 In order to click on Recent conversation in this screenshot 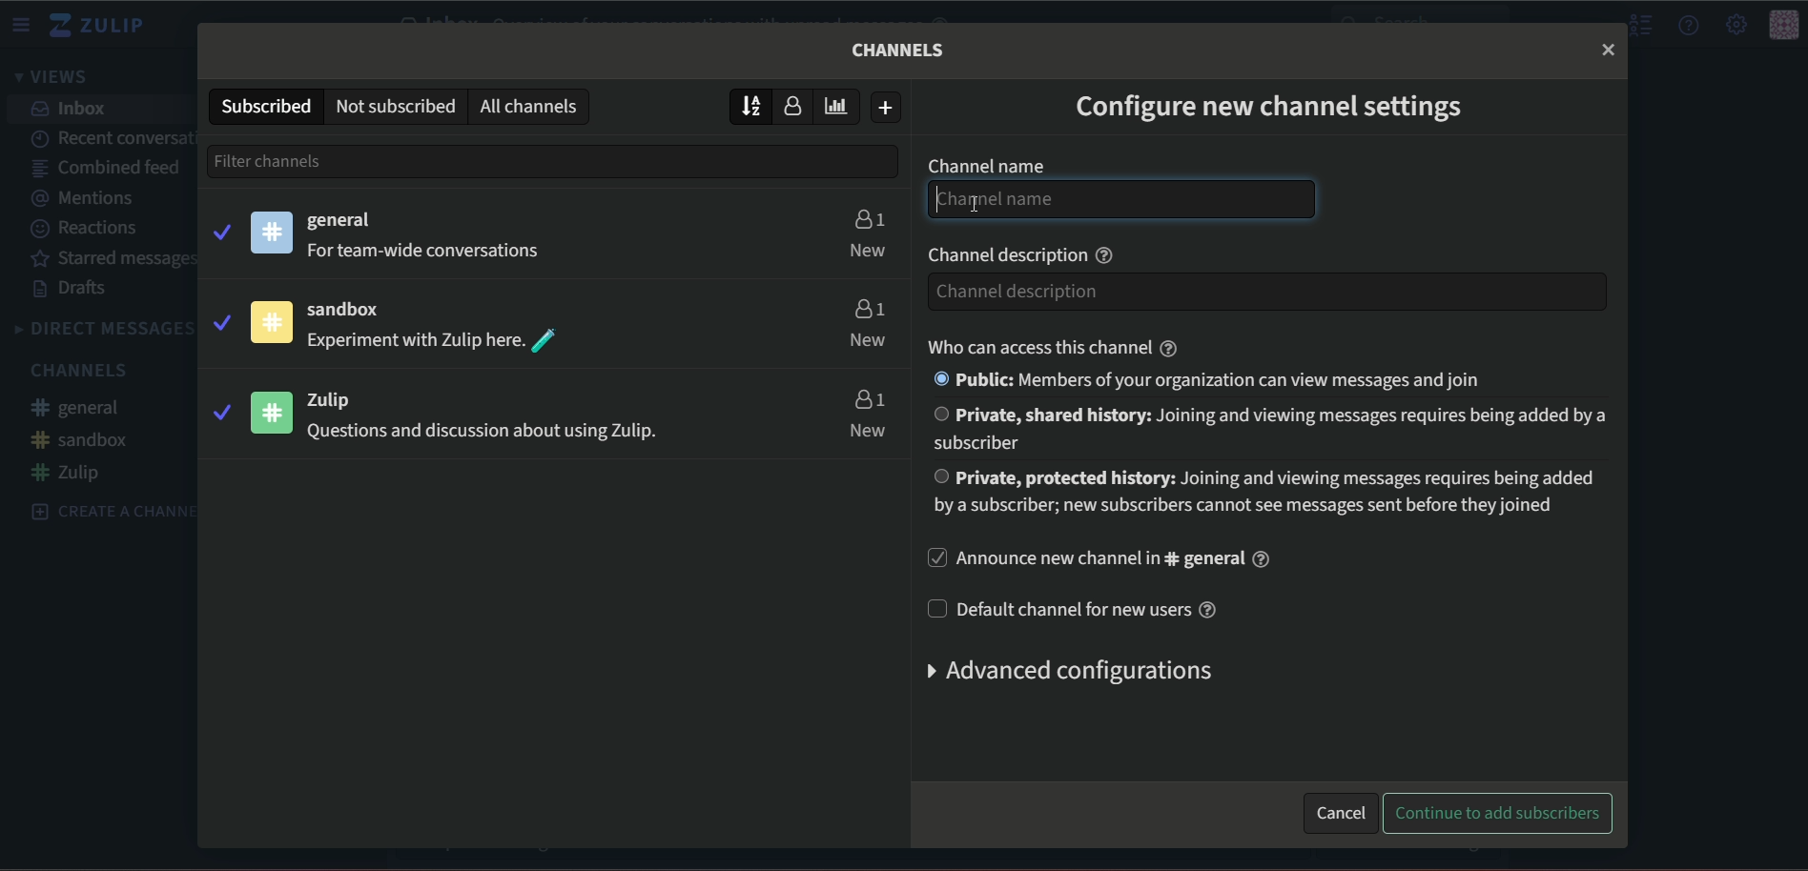, I will do `click(109, 135)`.